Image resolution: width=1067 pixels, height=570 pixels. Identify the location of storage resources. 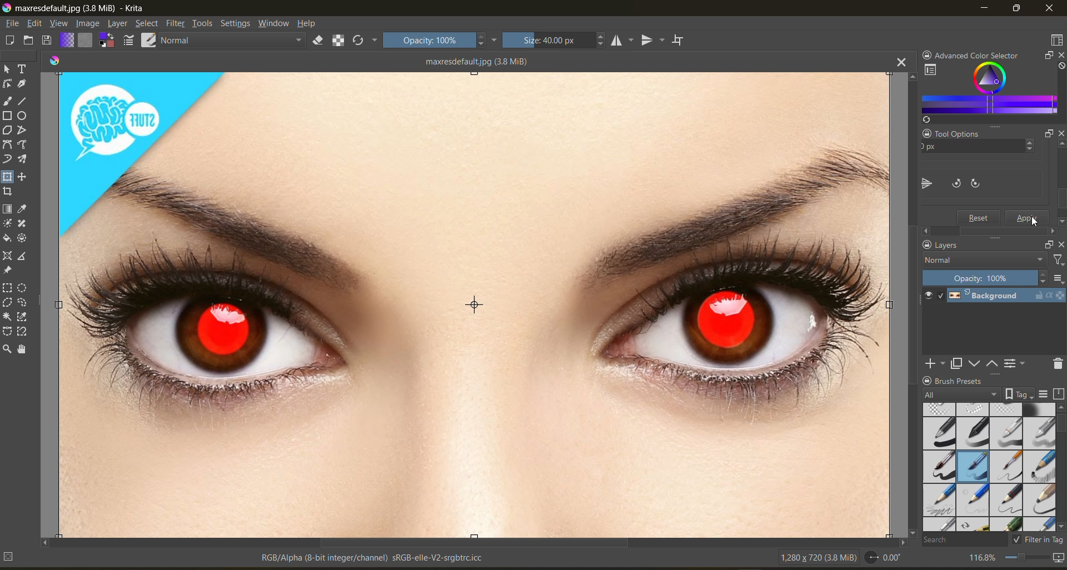
(1058, 393).